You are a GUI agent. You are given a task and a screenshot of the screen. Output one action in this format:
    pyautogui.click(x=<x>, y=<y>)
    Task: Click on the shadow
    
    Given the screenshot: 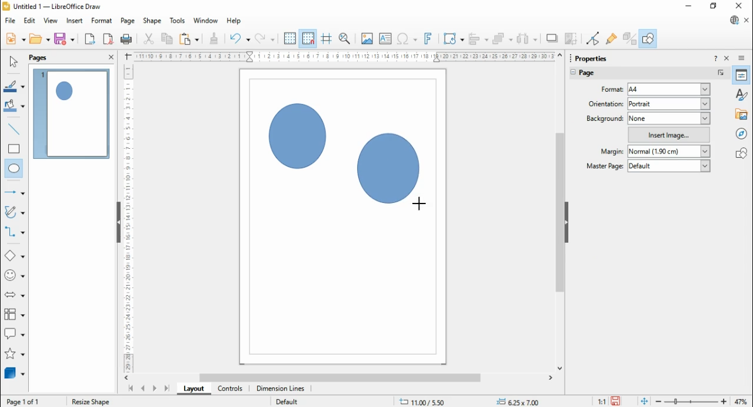 What is the action you would take?
    pyautogui.click(x=552, y=38)
    